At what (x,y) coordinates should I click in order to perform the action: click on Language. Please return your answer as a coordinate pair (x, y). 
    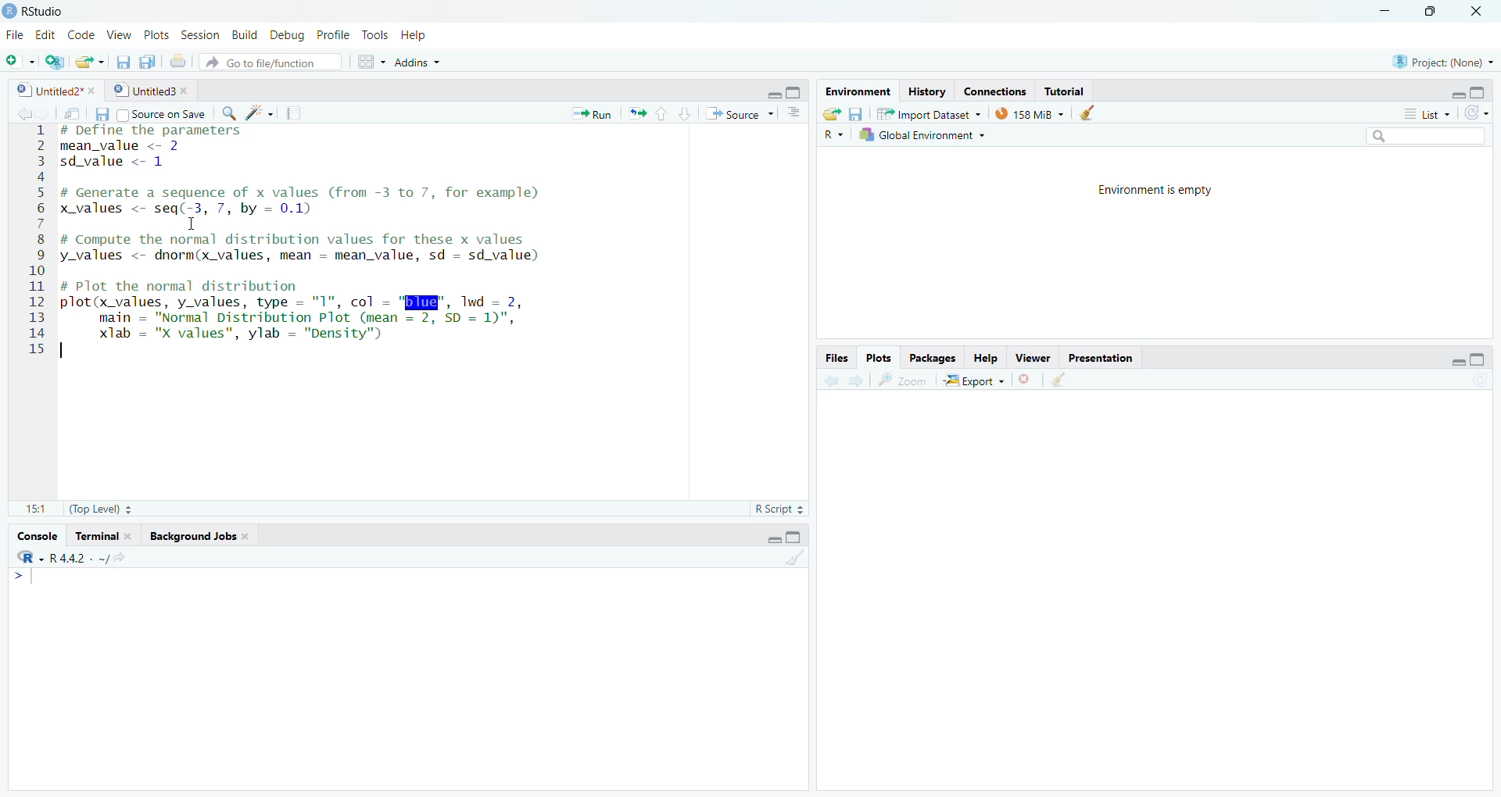
    Looking at the image, I should click on (19, 557).